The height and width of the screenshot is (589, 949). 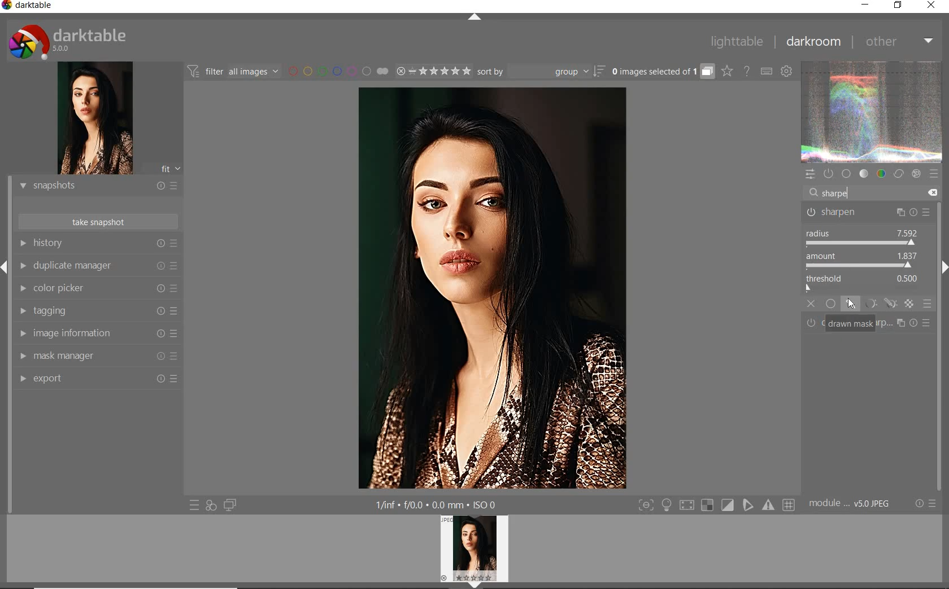 What do you see at coordinates (473, 17) in the screenshot?
I see `EXPAND/COLLAPSE` at bounding box center [473, 17].